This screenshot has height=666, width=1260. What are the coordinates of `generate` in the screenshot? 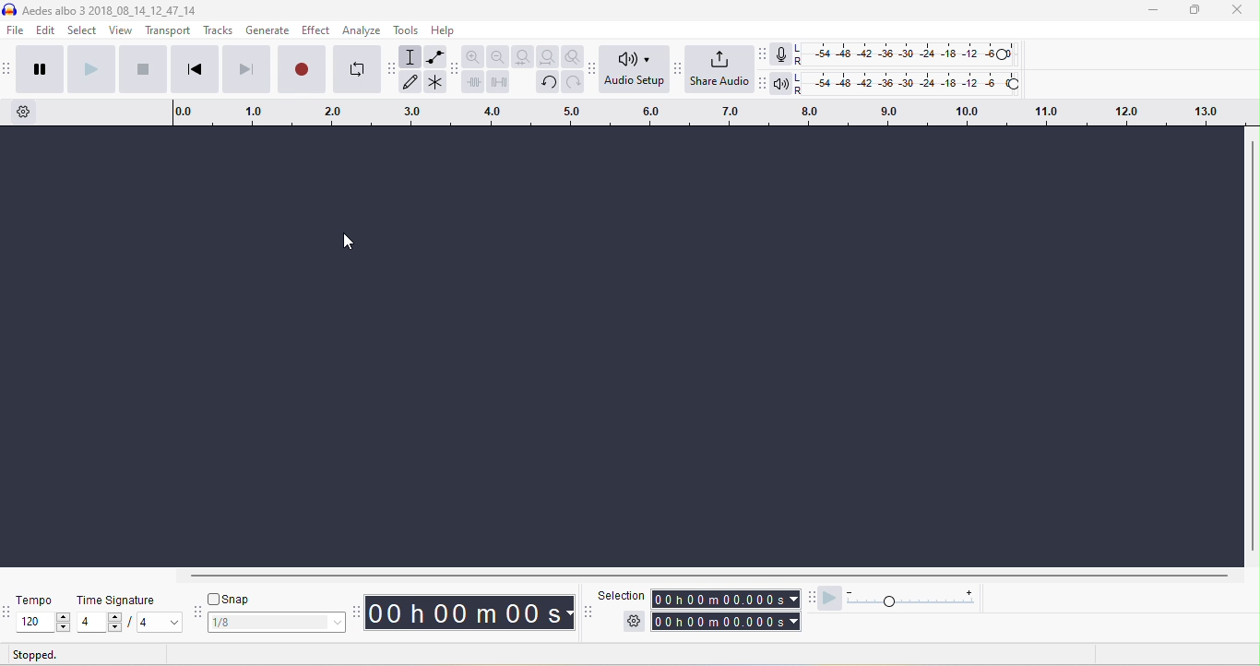 It's located at (268, 31).